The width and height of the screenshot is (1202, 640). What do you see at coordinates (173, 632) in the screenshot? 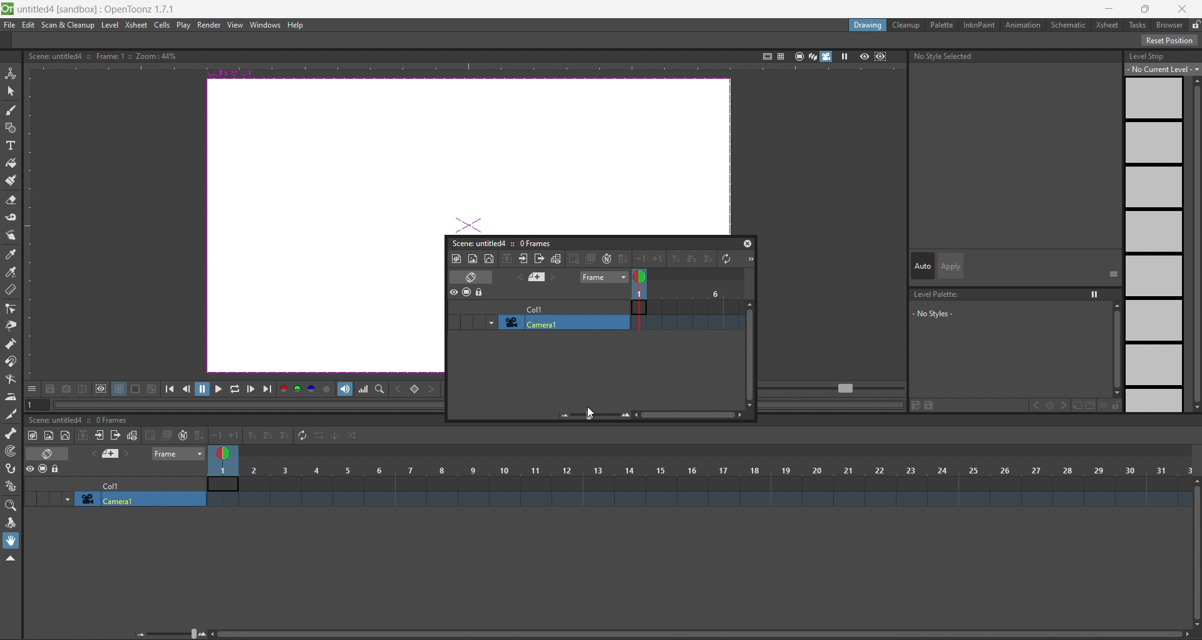
I see `zoom ` at bounding box center [173, 632].